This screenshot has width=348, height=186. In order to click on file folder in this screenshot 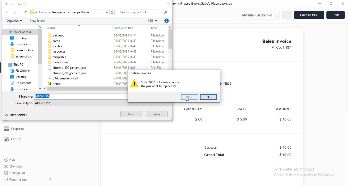, I will do `click(157, 62)`.